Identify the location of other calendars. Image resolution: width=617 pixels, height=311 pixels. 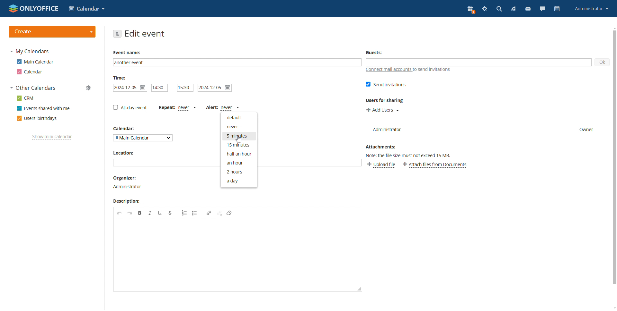
(33, 88).